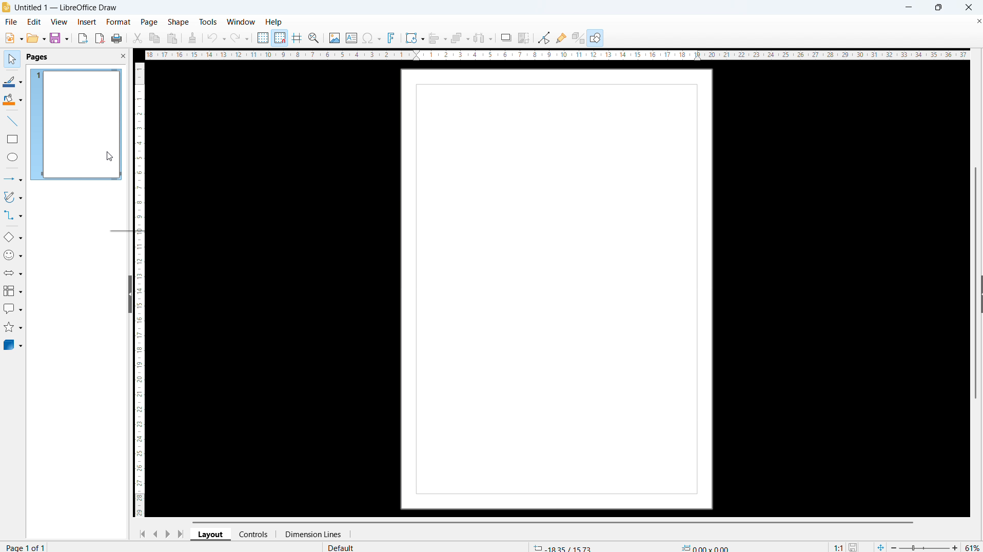 The width and height of the screenshot is (983, 552). I want to click on select, so click(11, 60).